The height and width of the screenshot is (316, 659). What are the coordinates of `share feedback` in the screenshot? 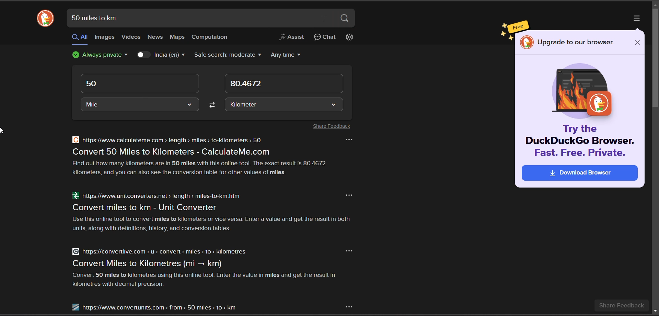 It's located at (621, 306).